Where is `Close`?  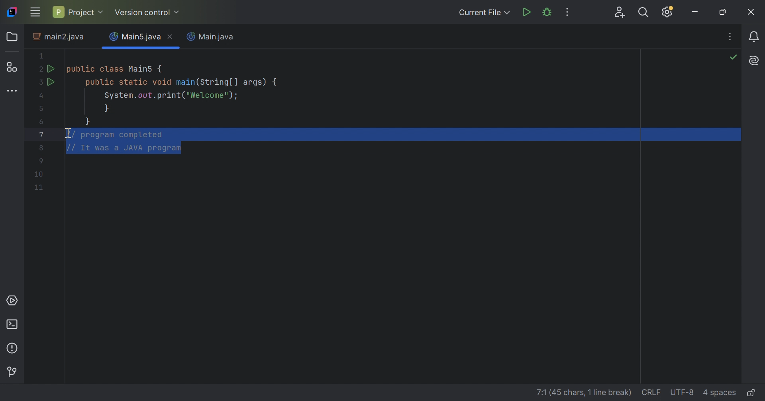
Close is located at coordinates (172, 37).